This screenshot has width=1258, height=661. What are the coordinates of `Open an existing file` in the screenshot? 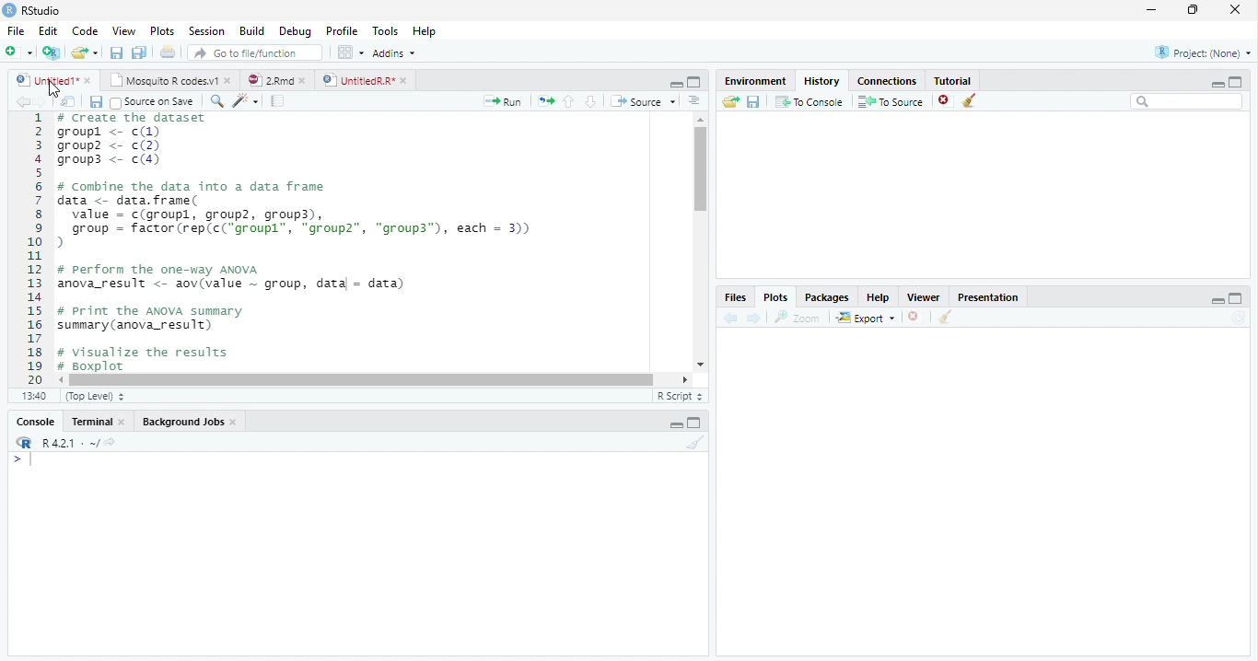 It's located at (85, 52).